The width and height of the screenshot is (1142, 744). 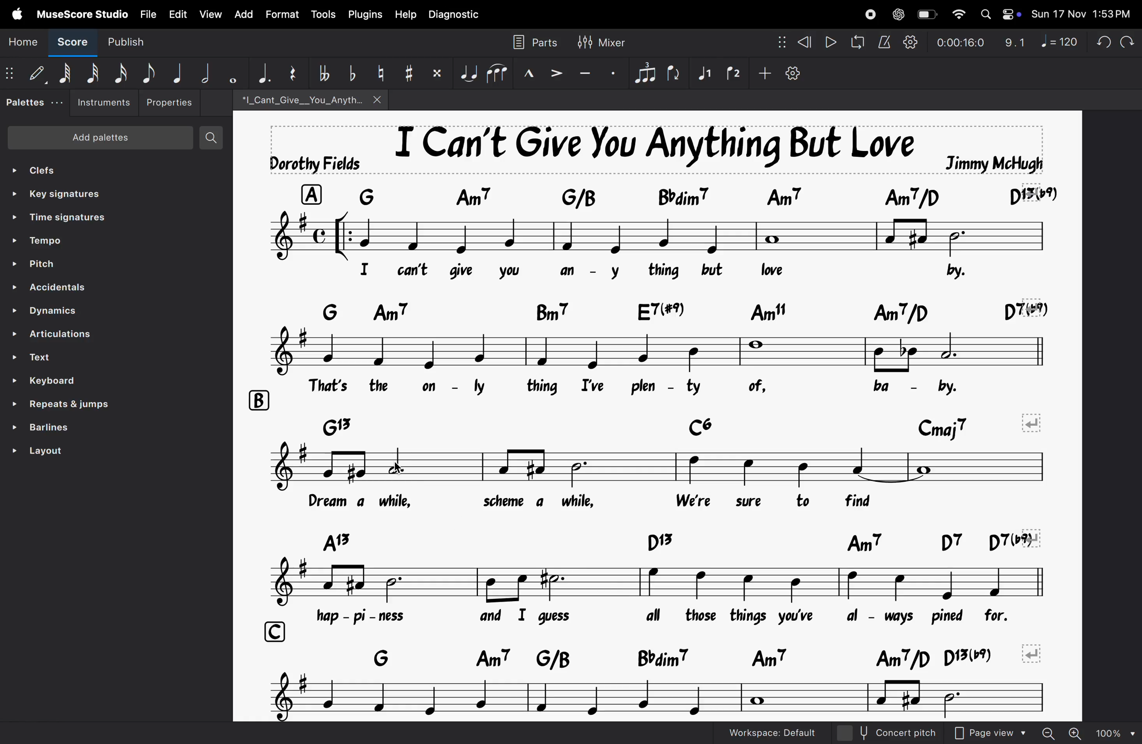 I want to click on tuplet, so click(x=647, y=71).